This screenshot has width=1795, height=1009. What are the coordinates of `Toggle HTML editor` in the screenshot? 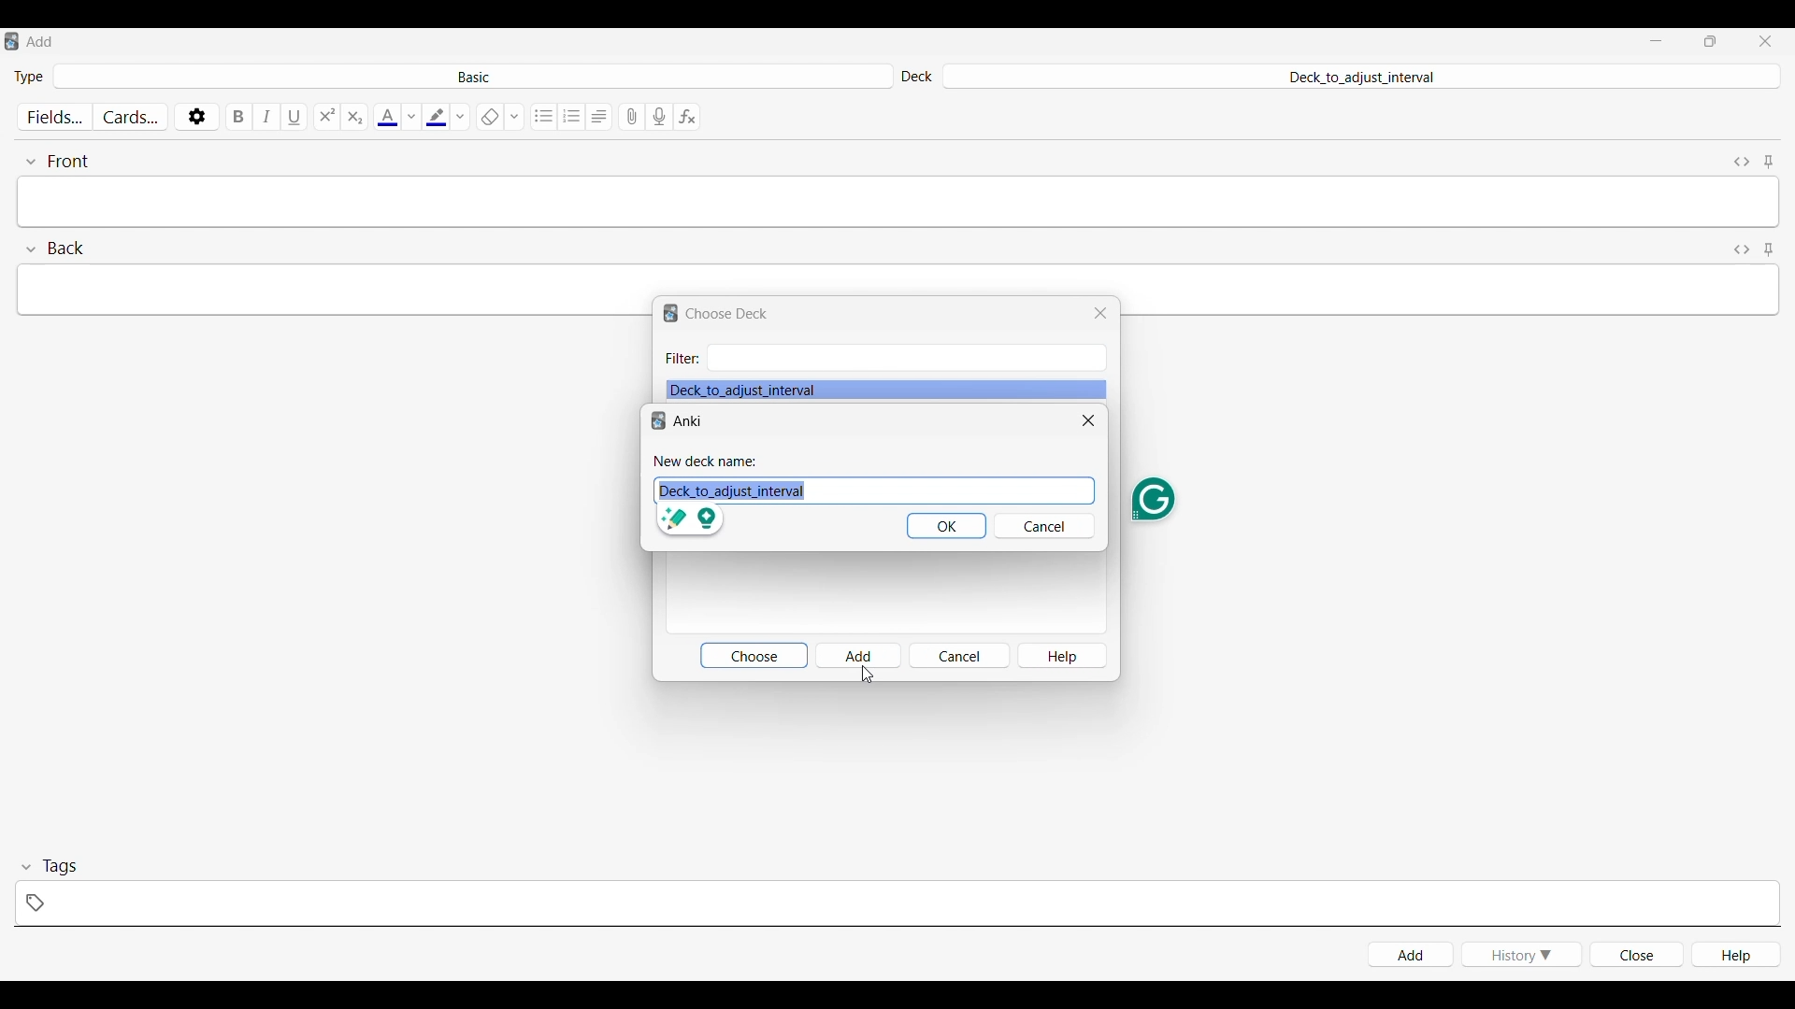 It's located at (1744, 162).